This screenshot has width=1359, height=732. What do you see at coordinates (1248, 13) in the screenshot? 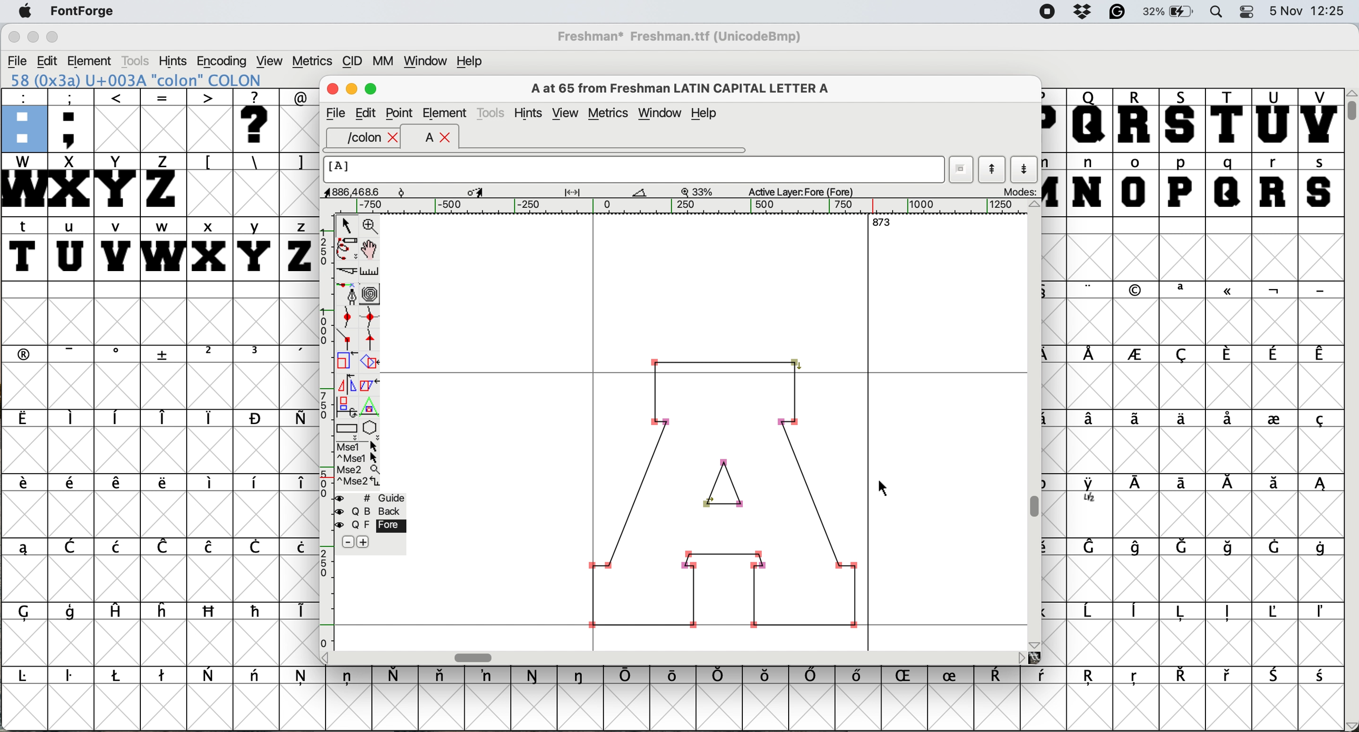
I see `control center` at bounding box center [1248, 13].